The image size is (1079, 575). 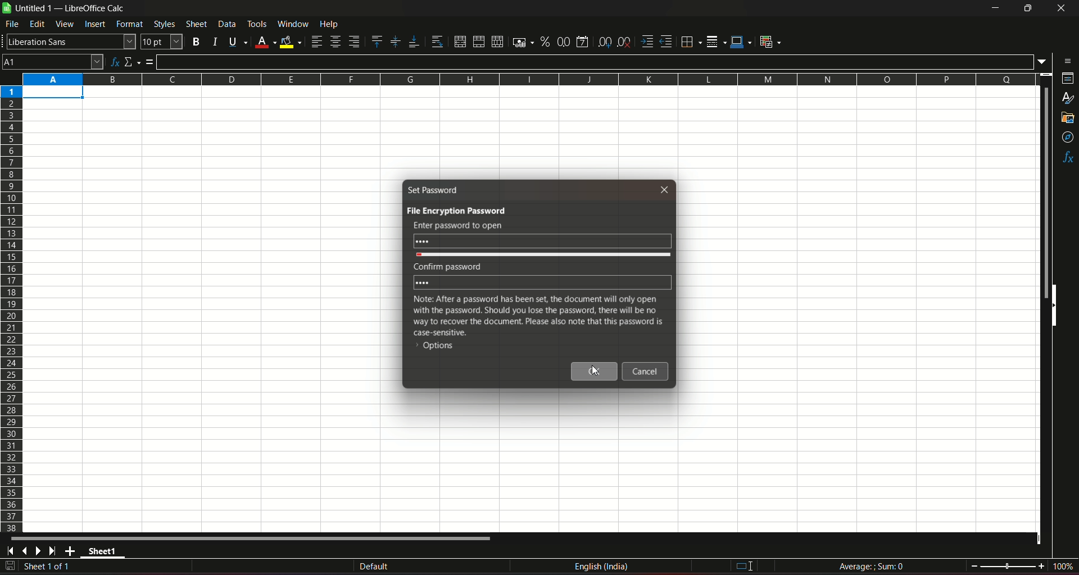 What do you see at coordinates (1066, 80) in the screenshot?
I see `properties` at bounding box center [1066, 80].